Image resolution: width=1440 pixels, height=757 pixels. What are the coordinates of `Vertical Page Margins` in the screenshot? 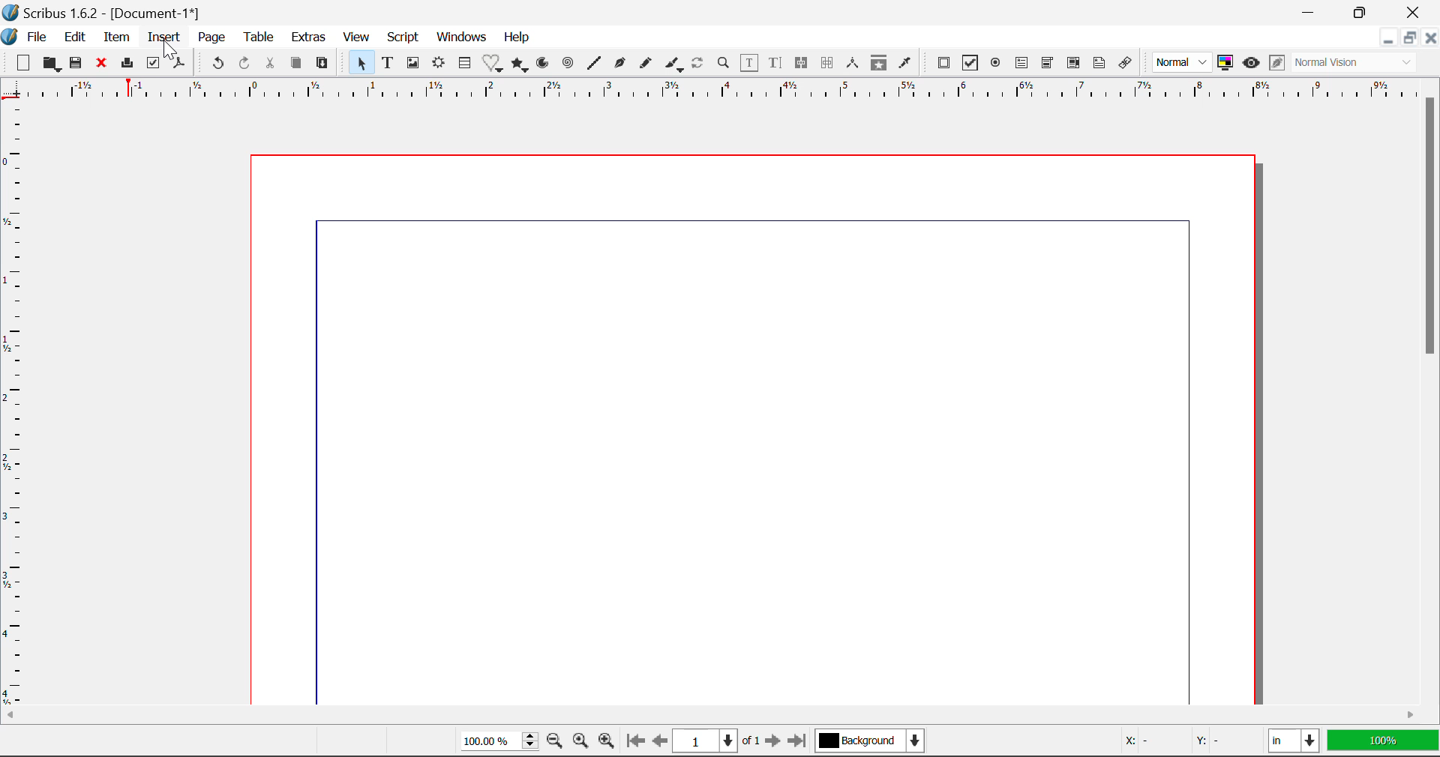 It's located at (707, 92).